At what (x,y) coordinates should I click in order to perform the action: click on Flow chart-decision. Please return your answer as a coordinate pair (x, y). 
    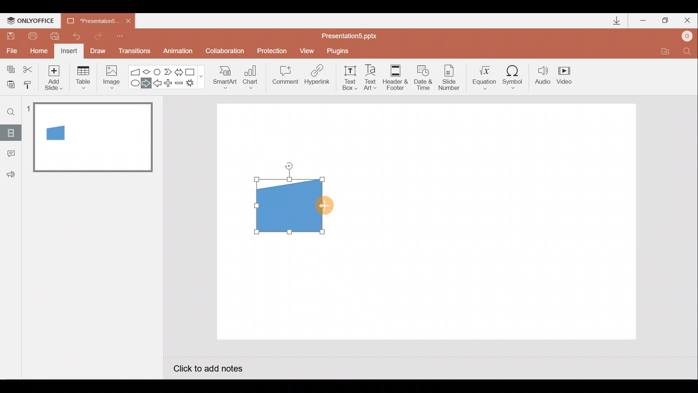
    Looking at the image, I should click on (148, 72).